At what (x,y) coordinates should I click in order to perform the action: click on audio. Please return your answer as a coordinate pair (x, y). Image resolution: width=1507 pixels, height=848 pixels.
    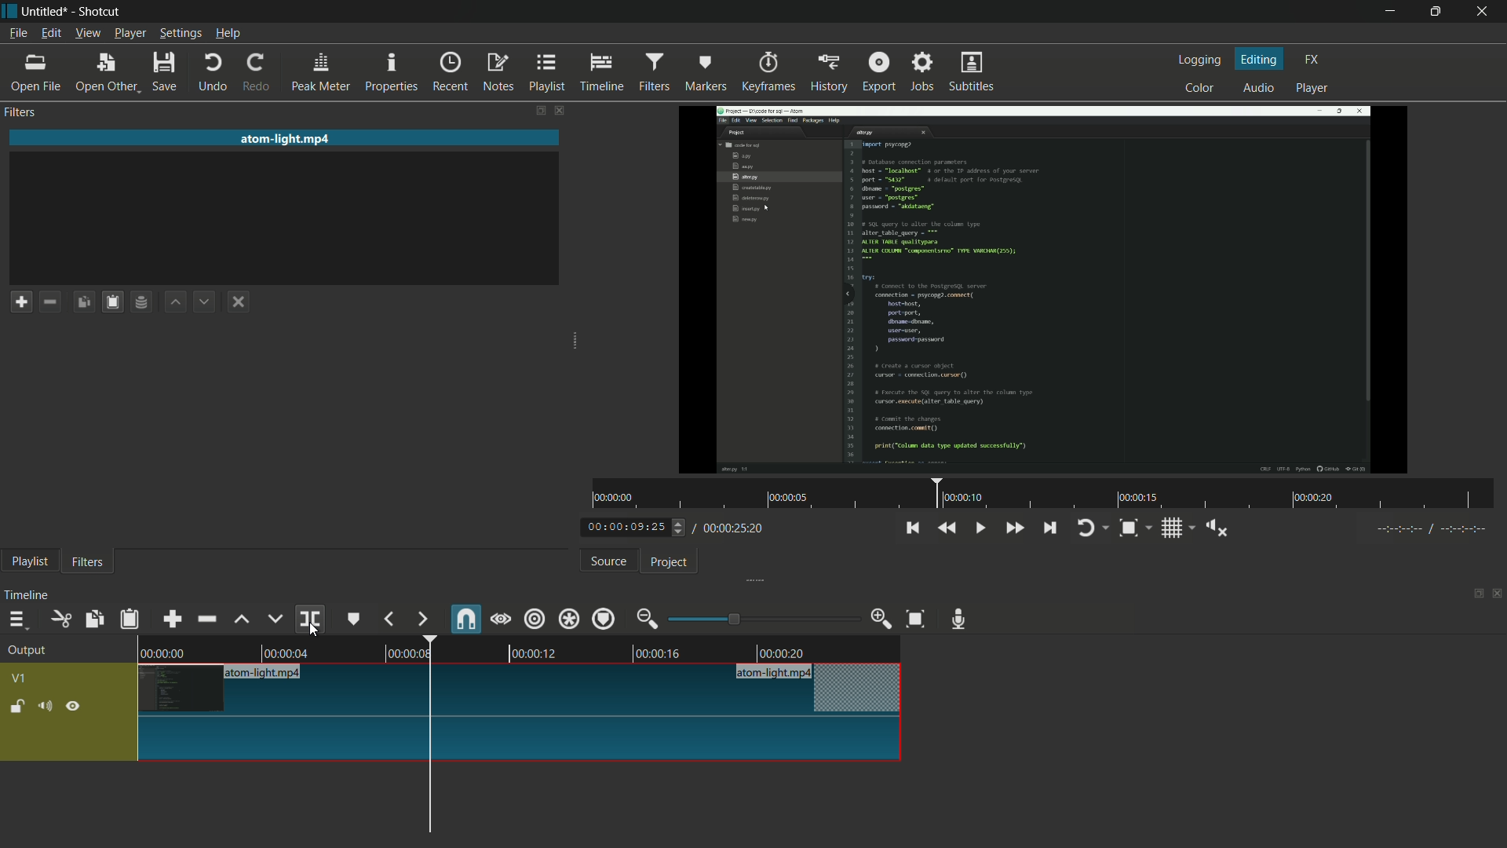
    Looking at the image, I should click on (1260, 87).